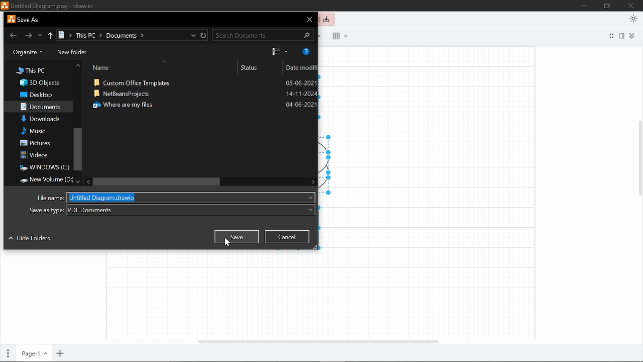 Image resolution: width=643 pixels, height=362 pixels. What do you see at coordinates (287, 236) in the screenshot?
I see `Cancel` at bounding box center [287, 236].